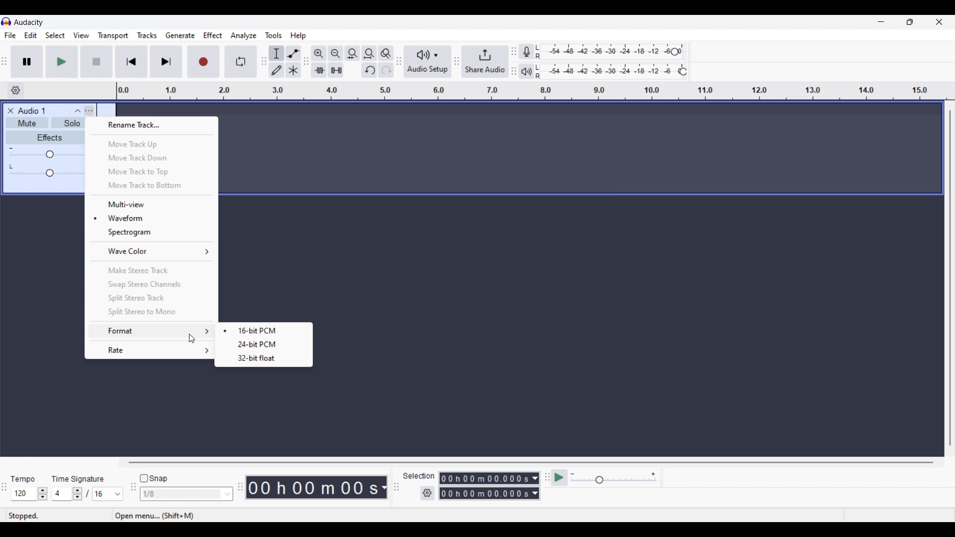 This screenshot has width=955, height=537. What do you see at coordinates (27, 61) in the screenshot?
I see `Pause` at bounding box center [27, 61].